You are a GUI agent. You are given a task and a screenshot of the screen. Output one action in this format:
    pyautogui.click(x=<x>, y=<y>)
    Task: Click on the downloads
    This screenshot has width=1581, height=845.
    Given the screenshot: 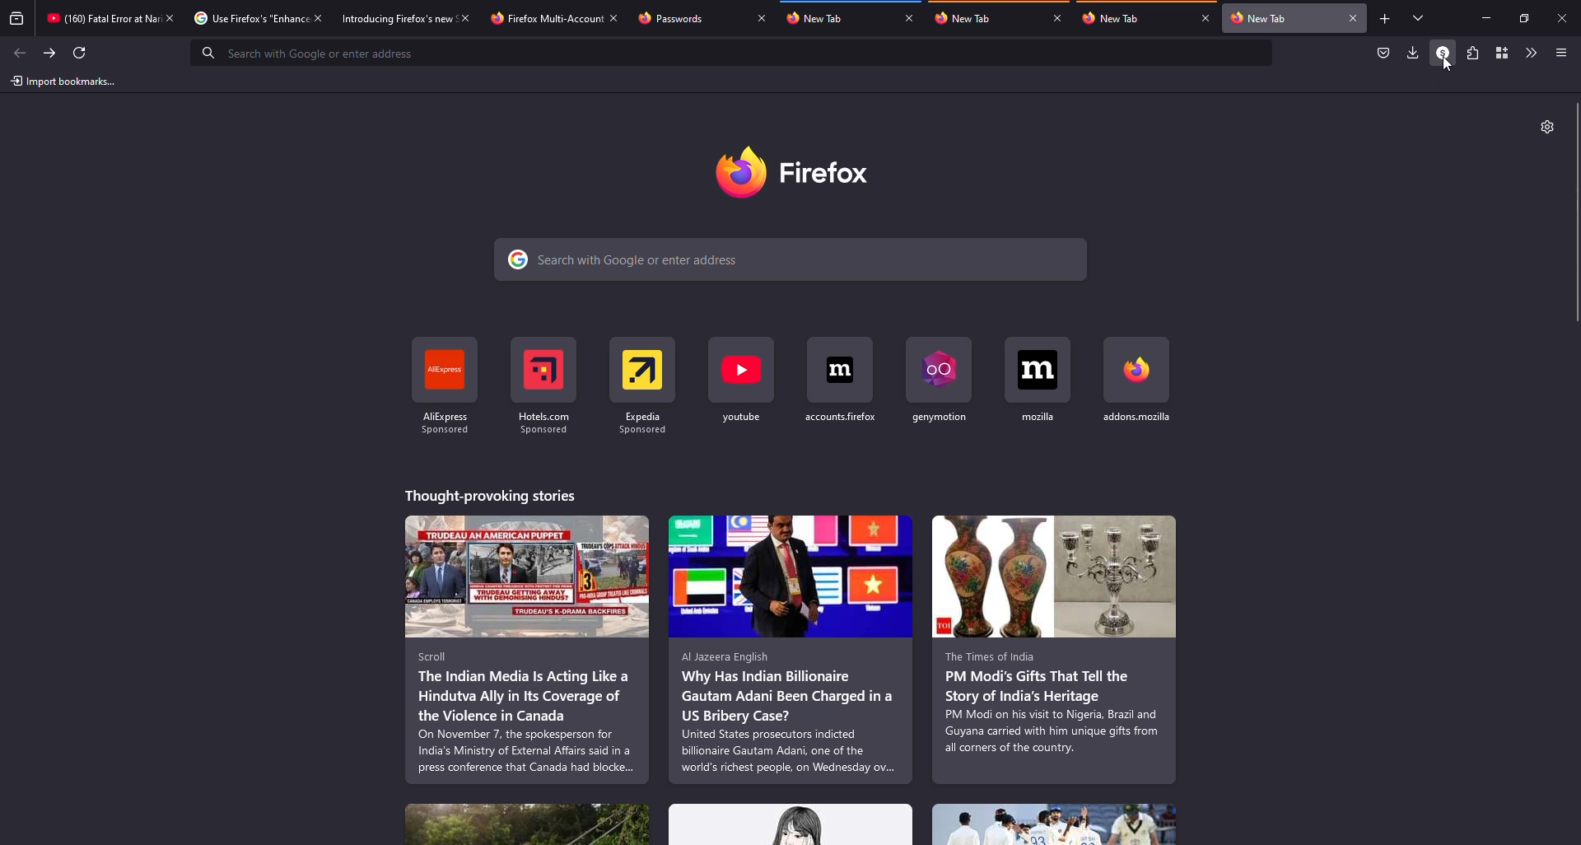 What is the action you would take?
    pyautogui.click(x=1411, y=51)
    